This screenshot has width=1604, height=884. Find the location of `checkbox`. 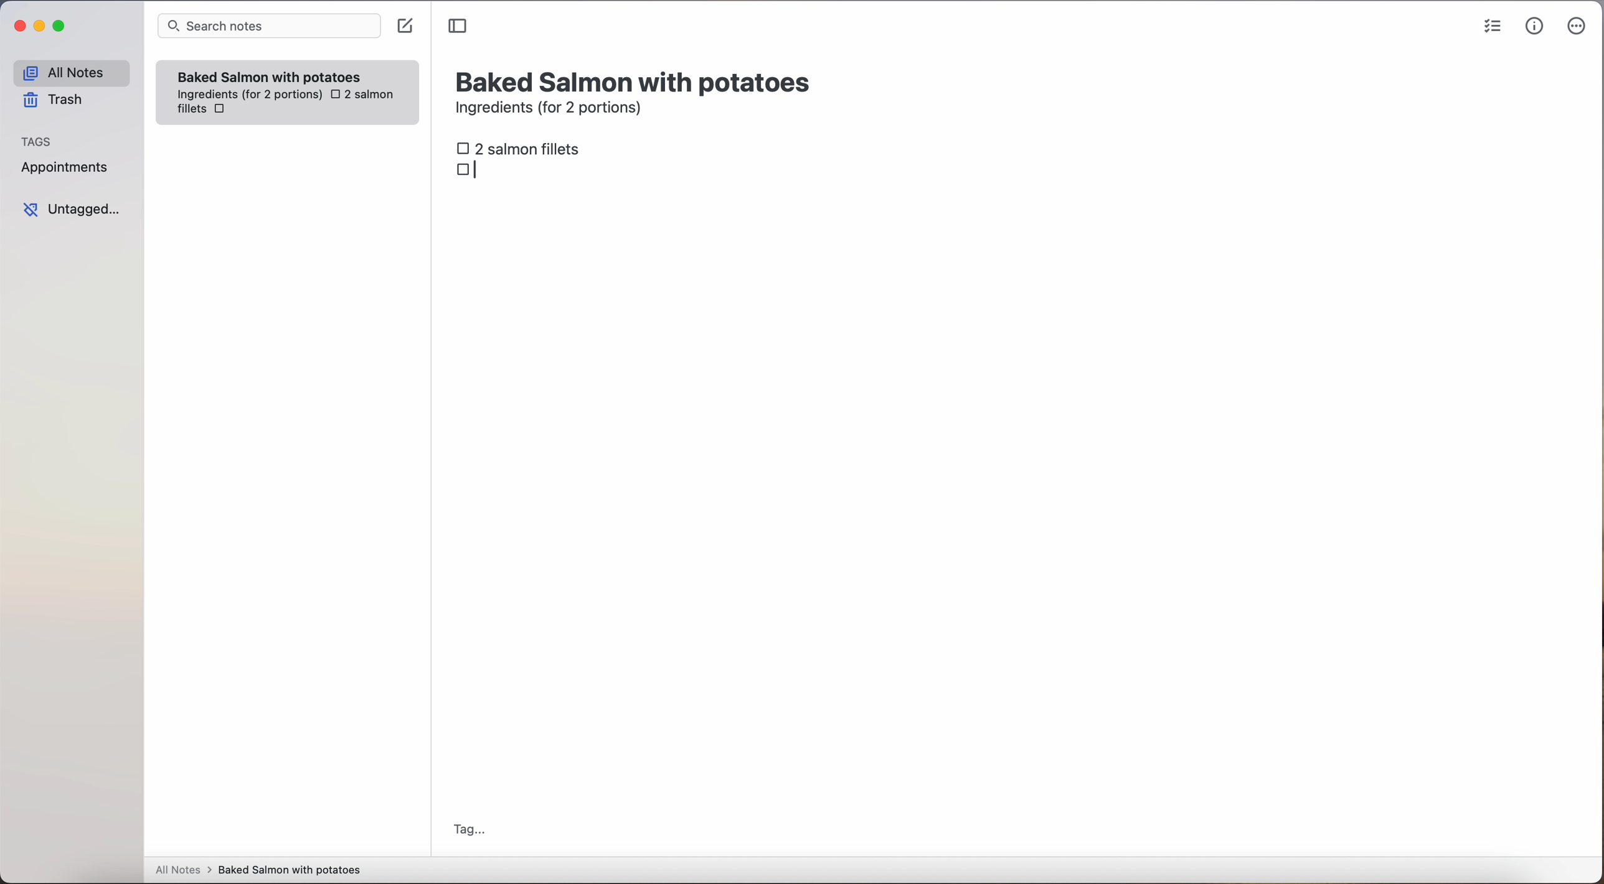

checkbox is located at coordinates (471, 170).